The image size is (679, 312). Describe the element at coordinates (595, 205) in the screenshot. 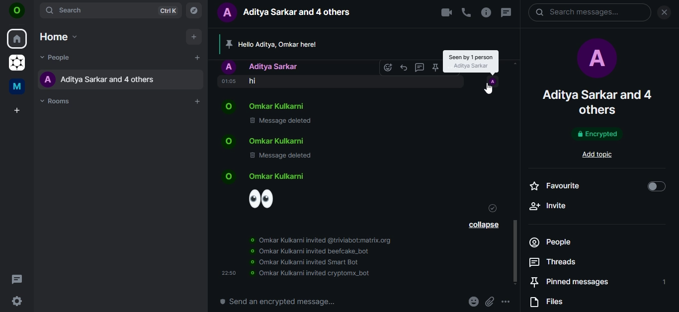

I see `invite` at that location.